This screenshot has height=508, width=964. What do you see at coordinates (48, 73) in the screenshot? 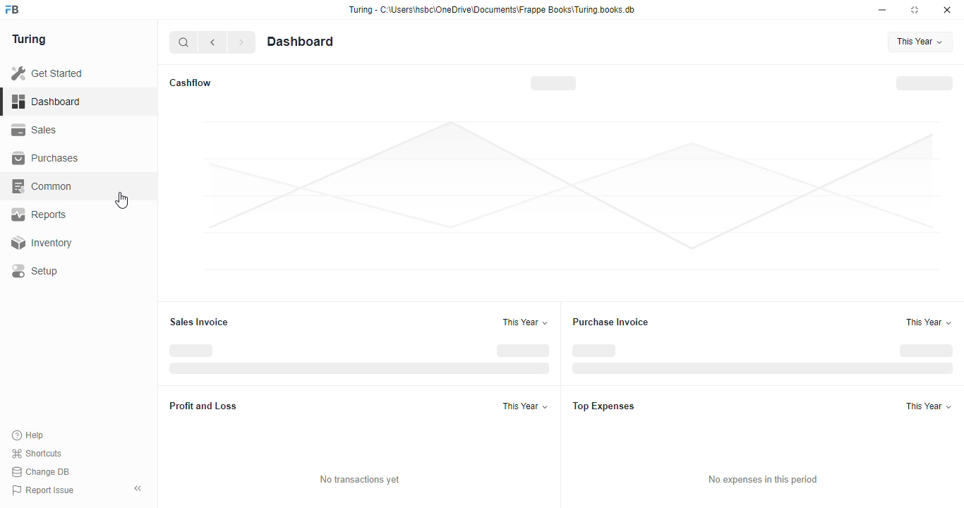
I see `get started` at bounding box center [48, 73].